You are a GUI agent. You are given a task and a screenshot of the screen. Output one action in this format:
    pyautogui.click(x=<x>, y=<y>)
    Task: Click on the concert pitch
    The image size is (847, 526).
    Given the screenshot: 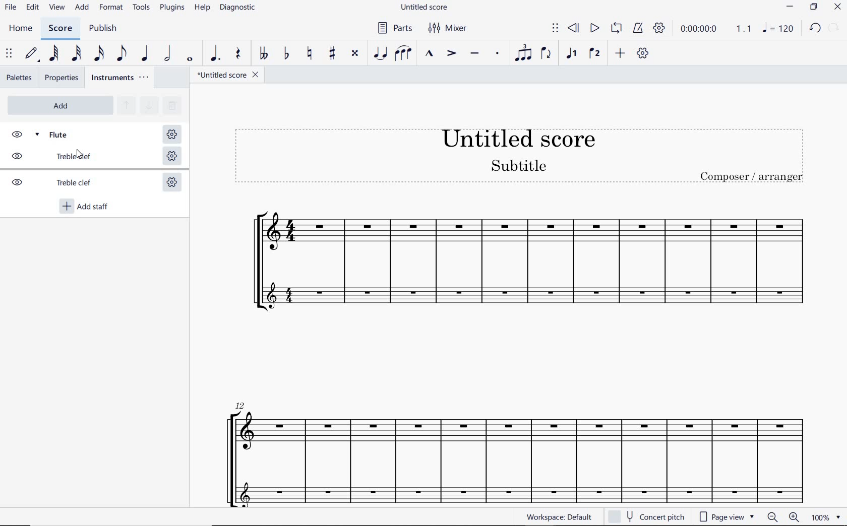 What is the action you would take?
    pyautogui.click(x=648, y=516)
    